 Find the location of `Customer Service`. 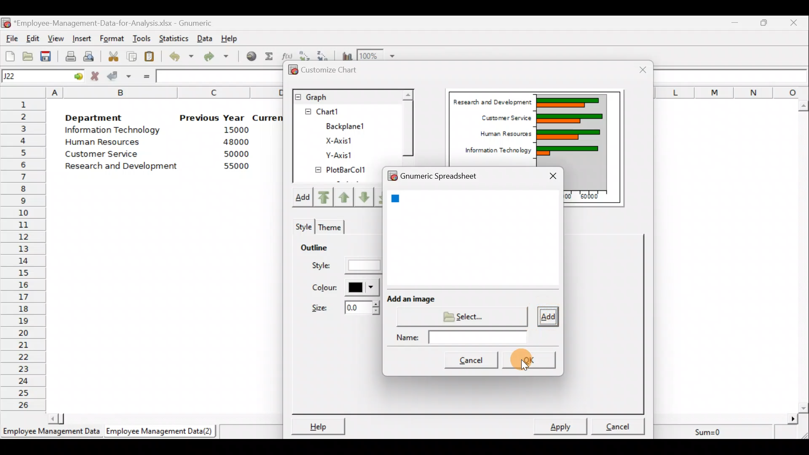

Customer Service is located at coordinates (98, 154).